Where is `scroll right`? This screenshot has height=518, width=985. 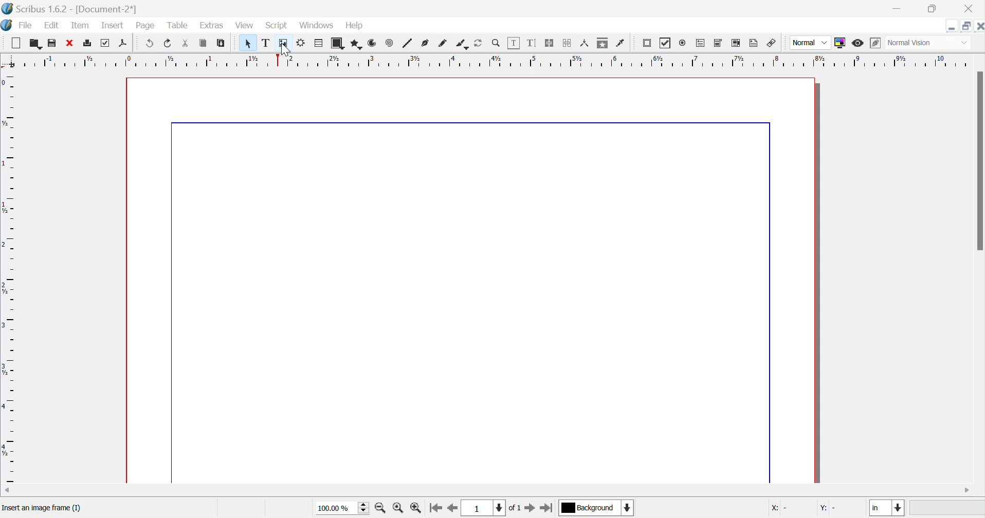
scroll right is located at coordinates (968, 490).